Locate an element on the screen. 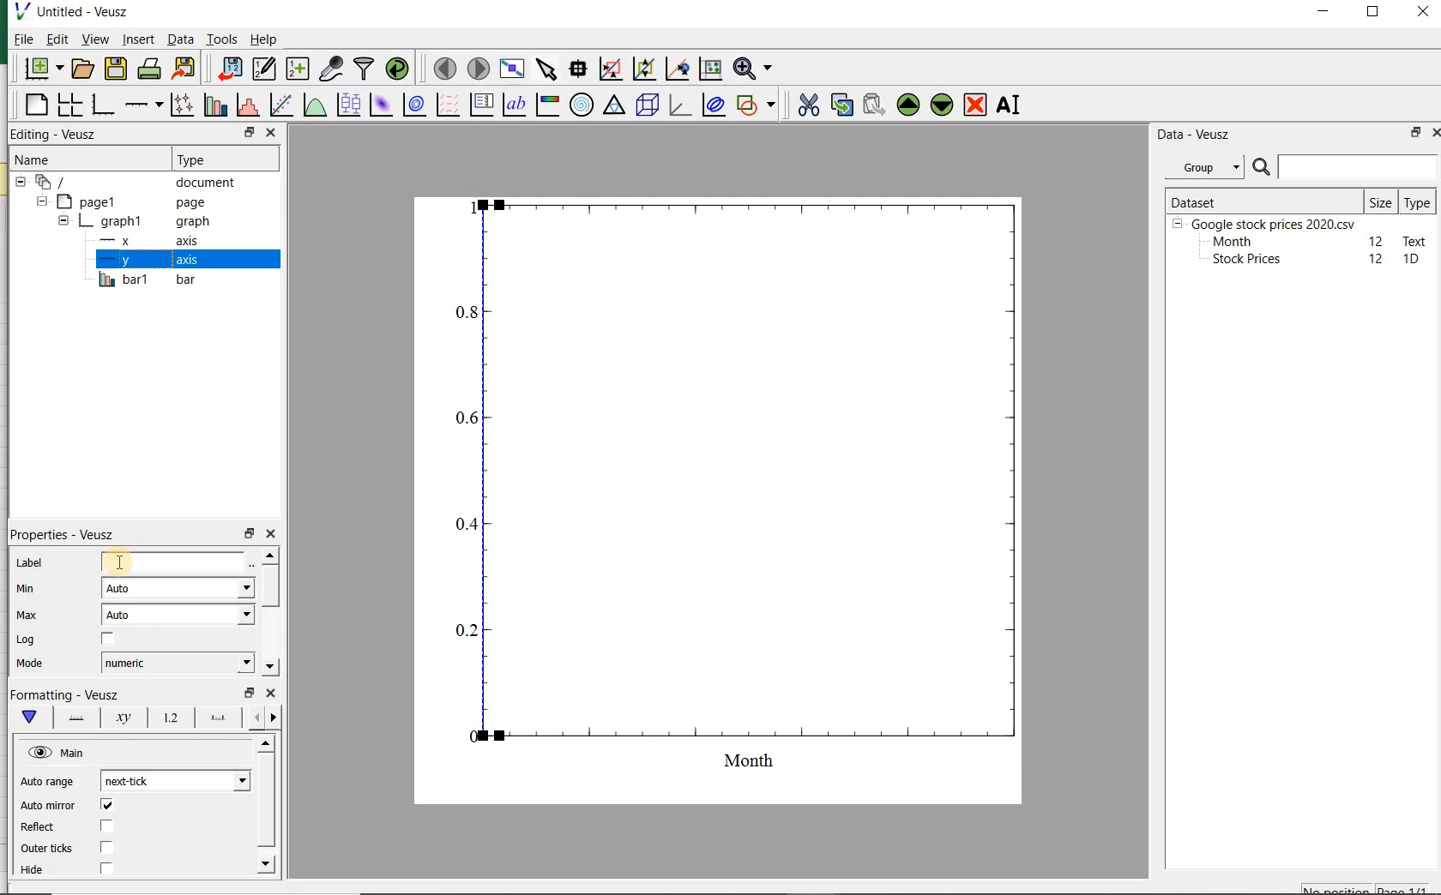  close is located at coordinates (270, 694).